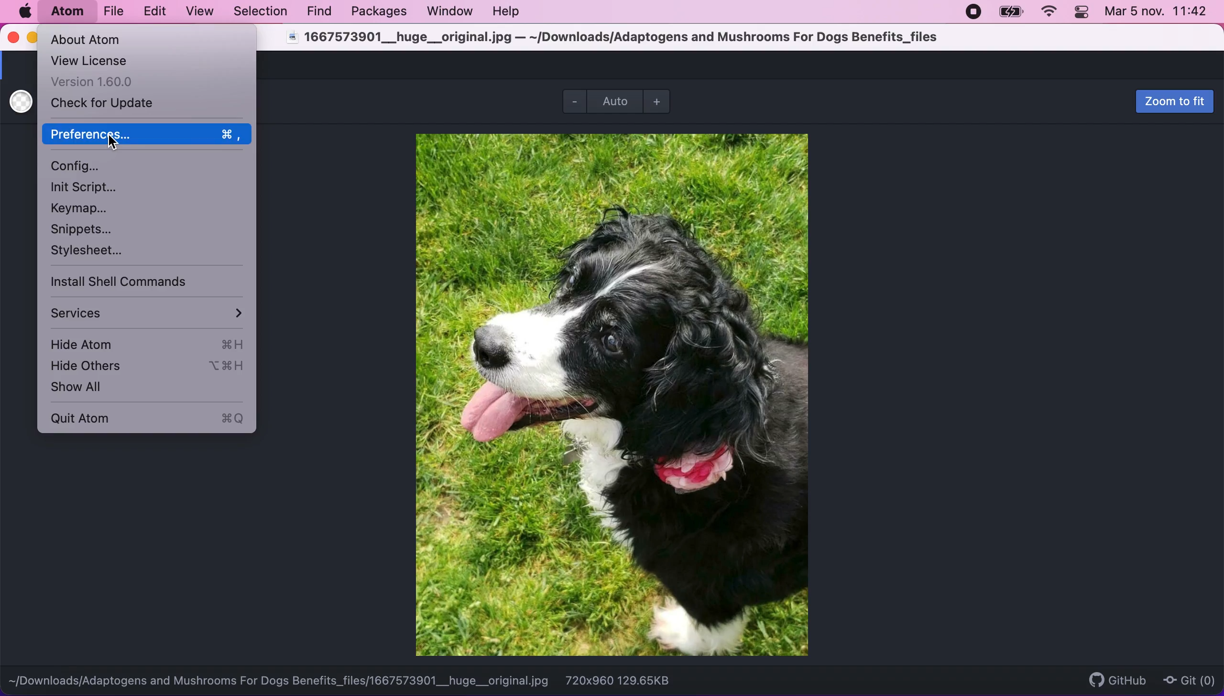 The height and width of the screenshot is (696, 1224). What do you see at coordinates (22, 102) in the screenshot?
I see `use white transparent backgrouns` at bounding box center [22, 102].